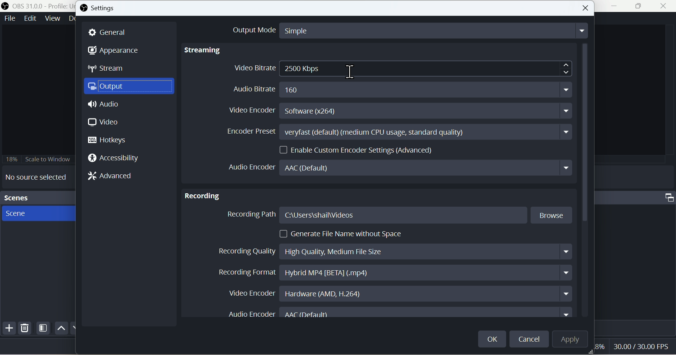  Describe the element at coordinates (637, 196) in the screenshot. I see `Audio mixer` at that location.